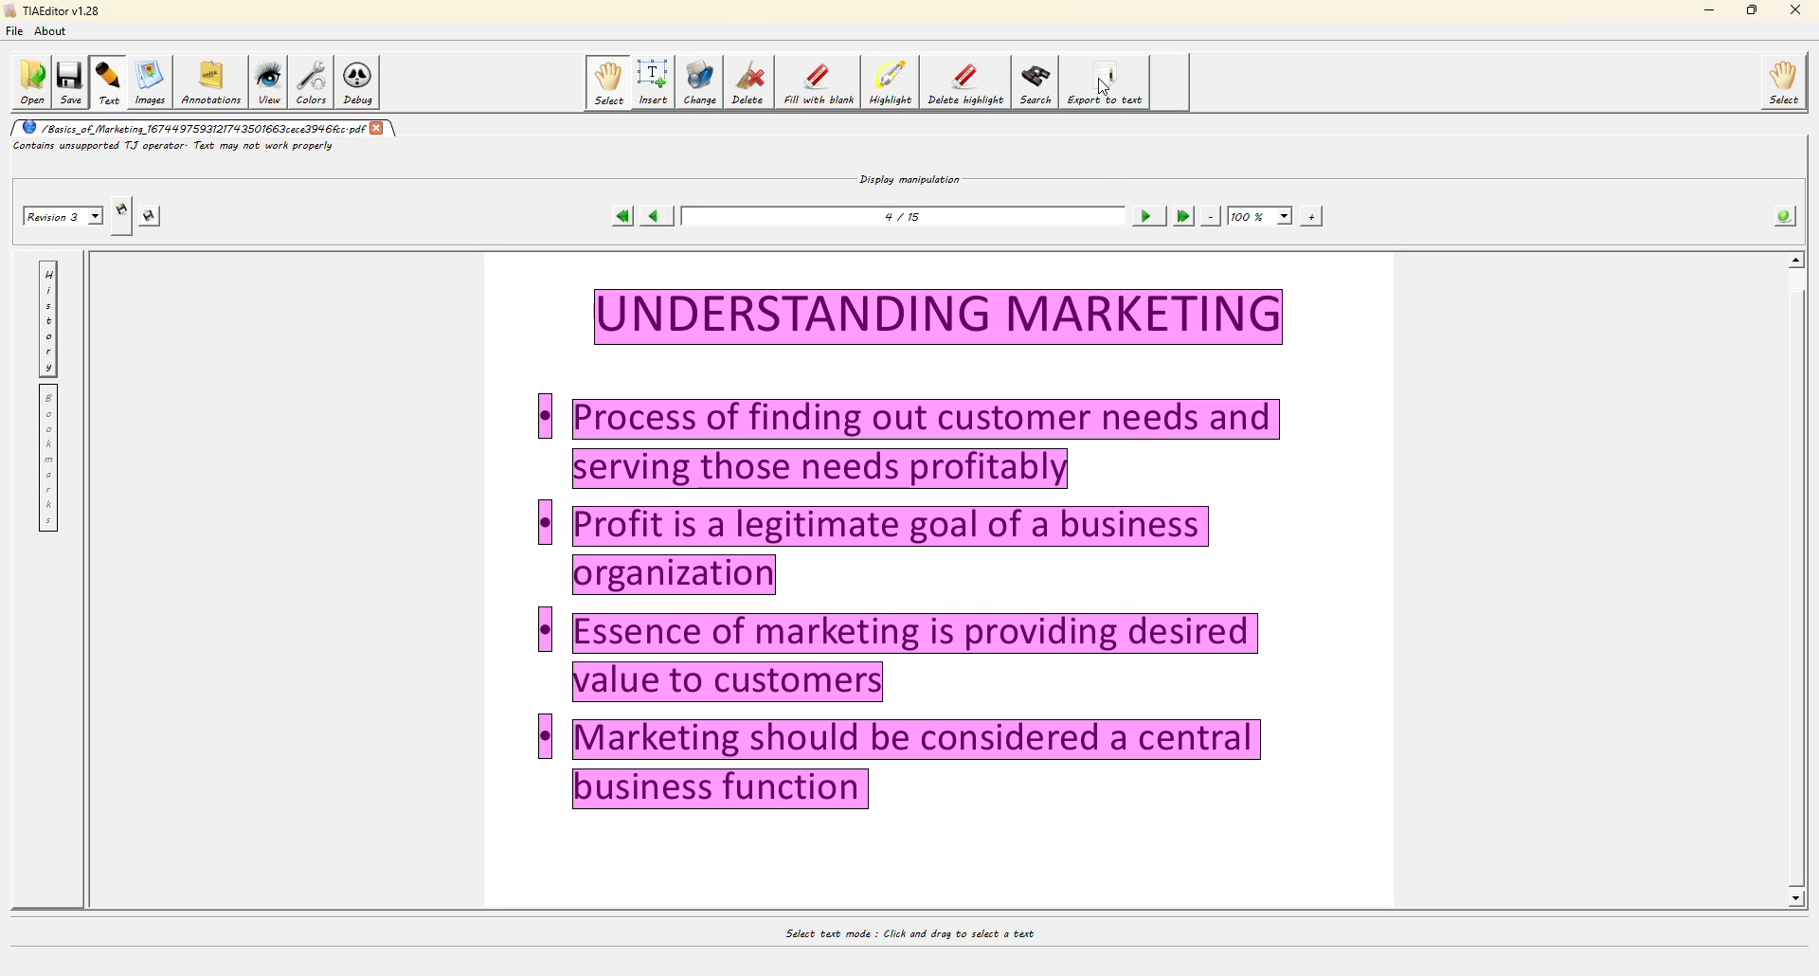  Describe the element at coordinates (901, 217) in the screenshot. I see `page number` at that location.